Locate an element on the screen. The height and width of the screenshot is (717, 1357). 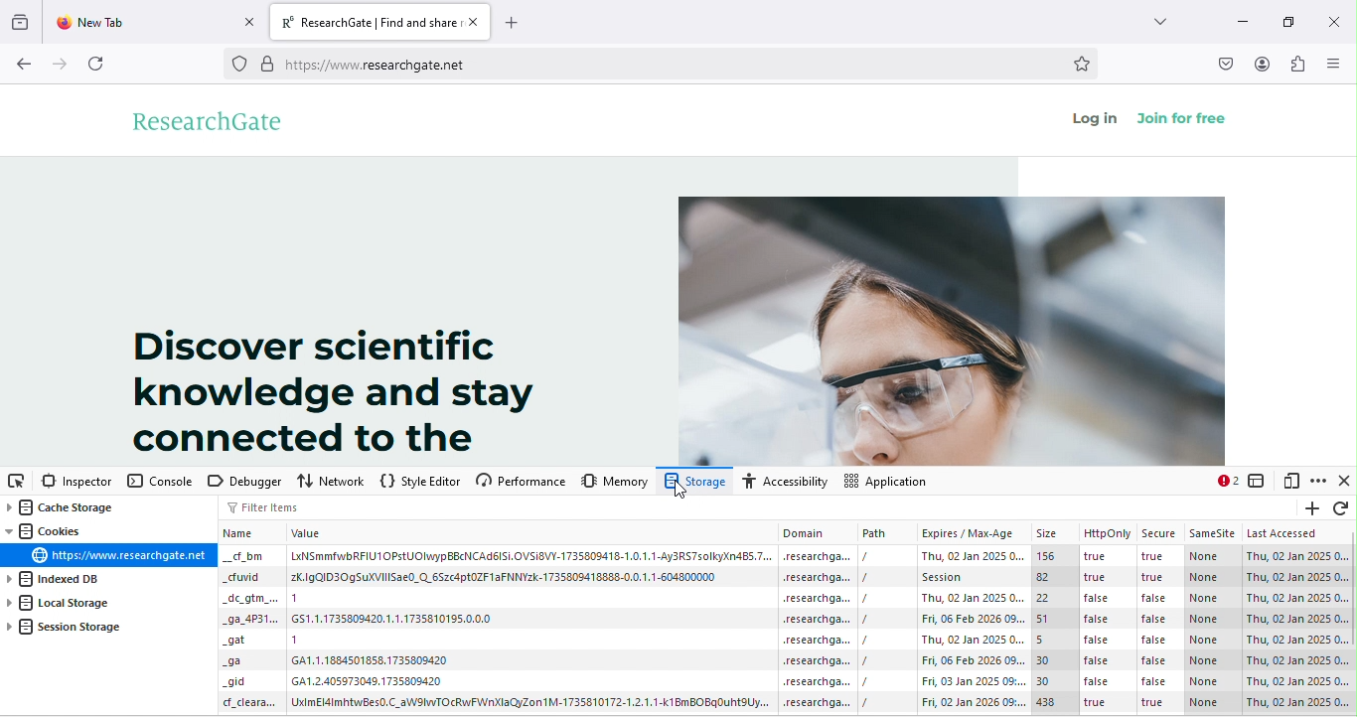
https://www.researchgate.net is located at coordinates (671, 63).